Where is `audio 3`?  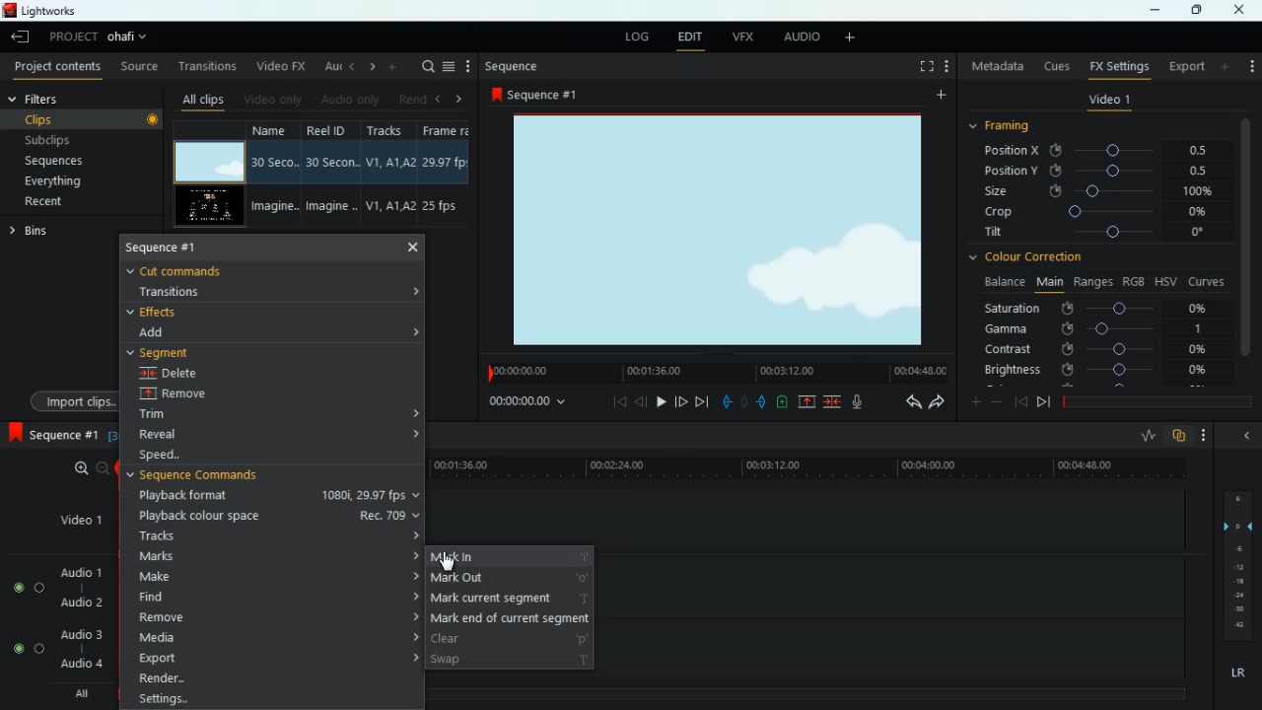 audio 3 is located at coordinates (76, 633).